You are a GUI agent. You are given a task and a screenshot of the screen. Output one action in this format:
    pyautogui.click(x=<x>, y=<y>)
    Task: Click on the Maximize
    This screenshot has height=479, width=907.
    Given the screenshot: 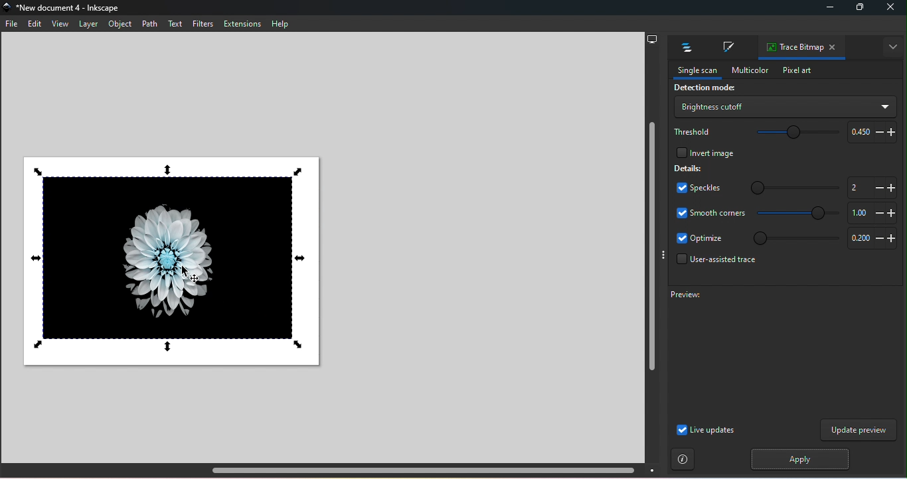 What is the action you would take?
    pyautogui.click(x=858, y=9)
    